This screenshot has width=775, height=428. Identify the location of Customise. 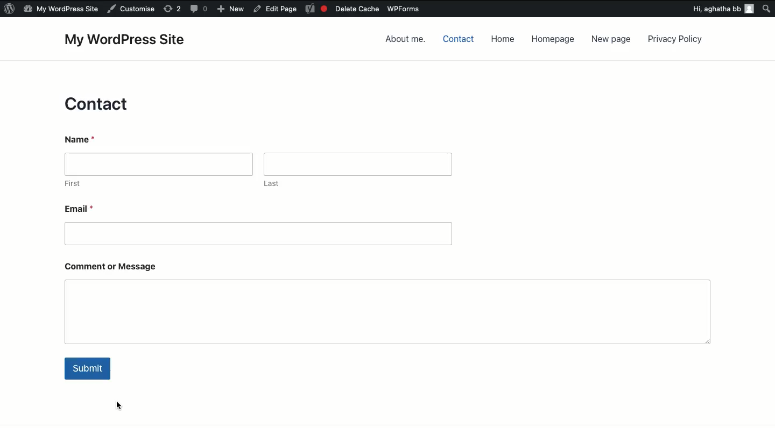
(130, 9).